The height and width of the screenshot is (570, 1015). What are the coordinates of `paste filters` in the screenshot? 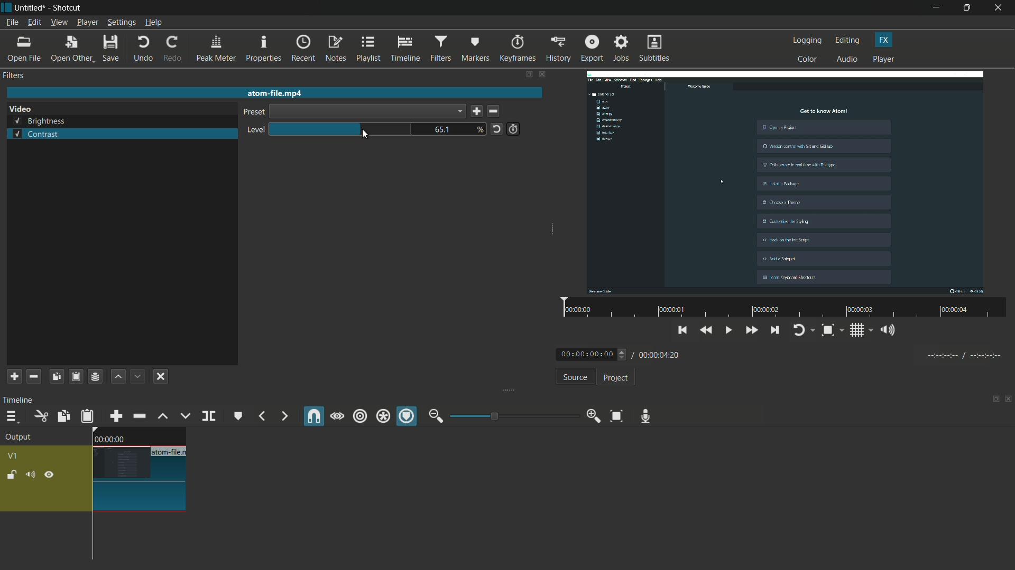 It's located at (75, 376).